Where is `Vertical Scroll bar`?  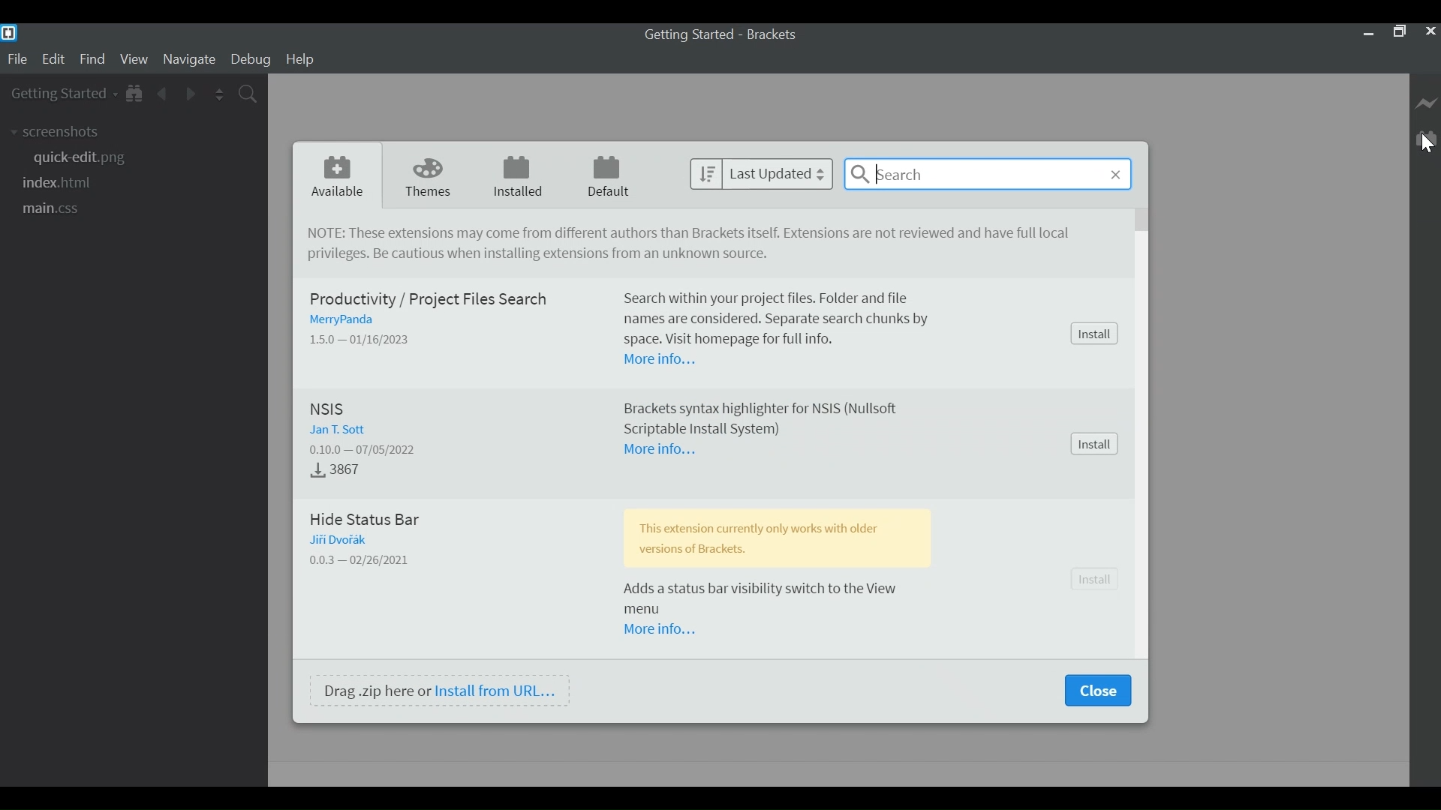
Vertical Scroll bar is located at coordinates (1143, 221).